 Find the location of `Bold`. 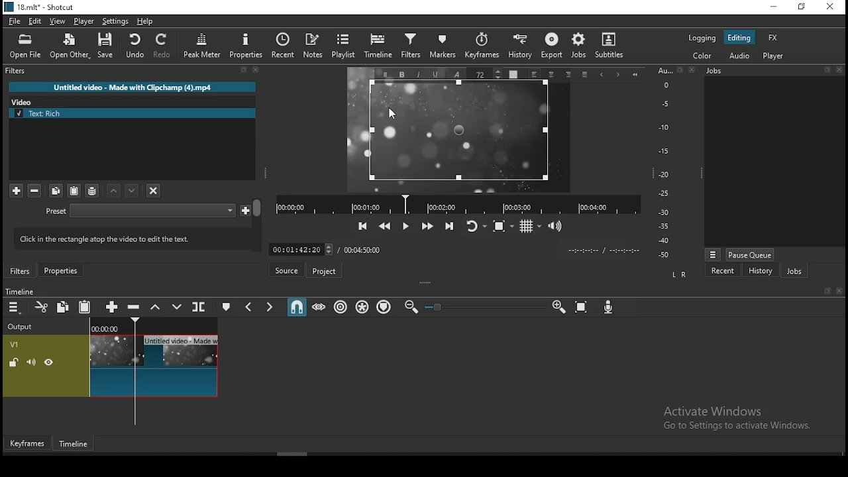

Bold is located at coordinates (401, 75).